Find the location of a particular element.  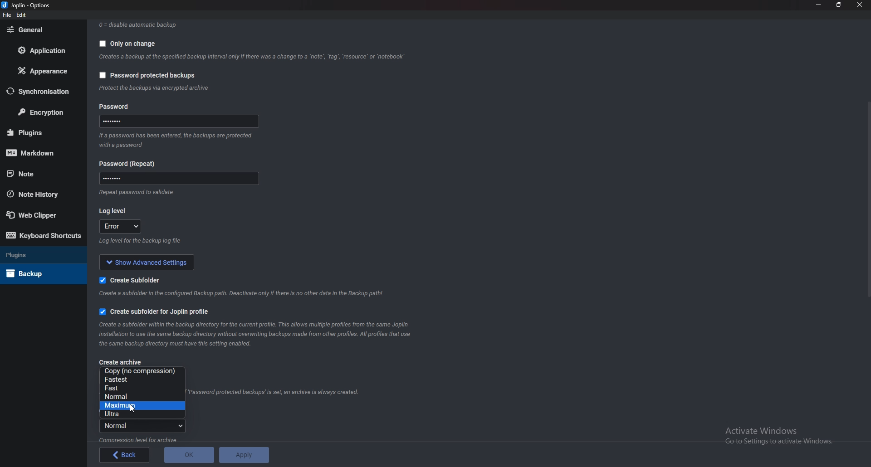

fast is located at coordinates (140, 388).